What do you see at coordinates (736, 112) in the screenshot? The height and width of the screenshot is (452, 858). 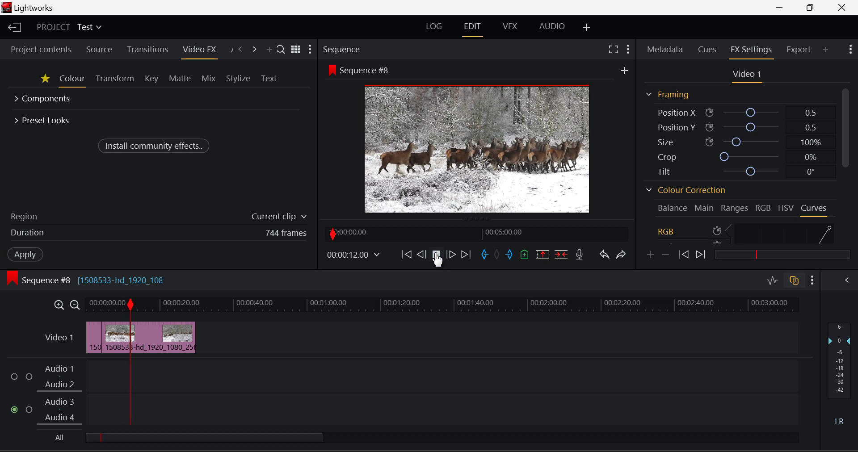 I see `Position X` at bounding box center [736, 112].